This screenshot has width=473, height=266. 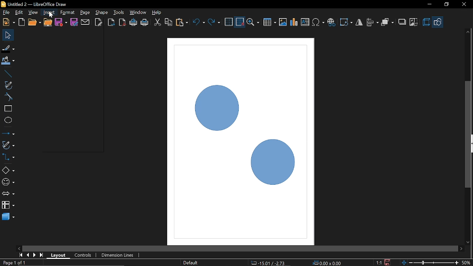 I want to click on MOve right, so click(x=461, y=248).